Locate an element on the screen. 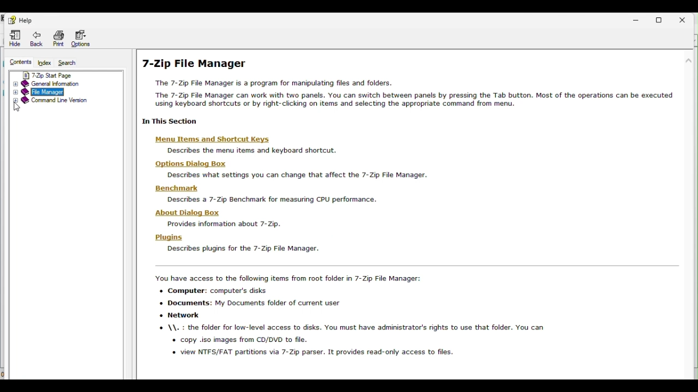 This screenshot has width=698, height=392. Index is located at coordinates (45, 60).